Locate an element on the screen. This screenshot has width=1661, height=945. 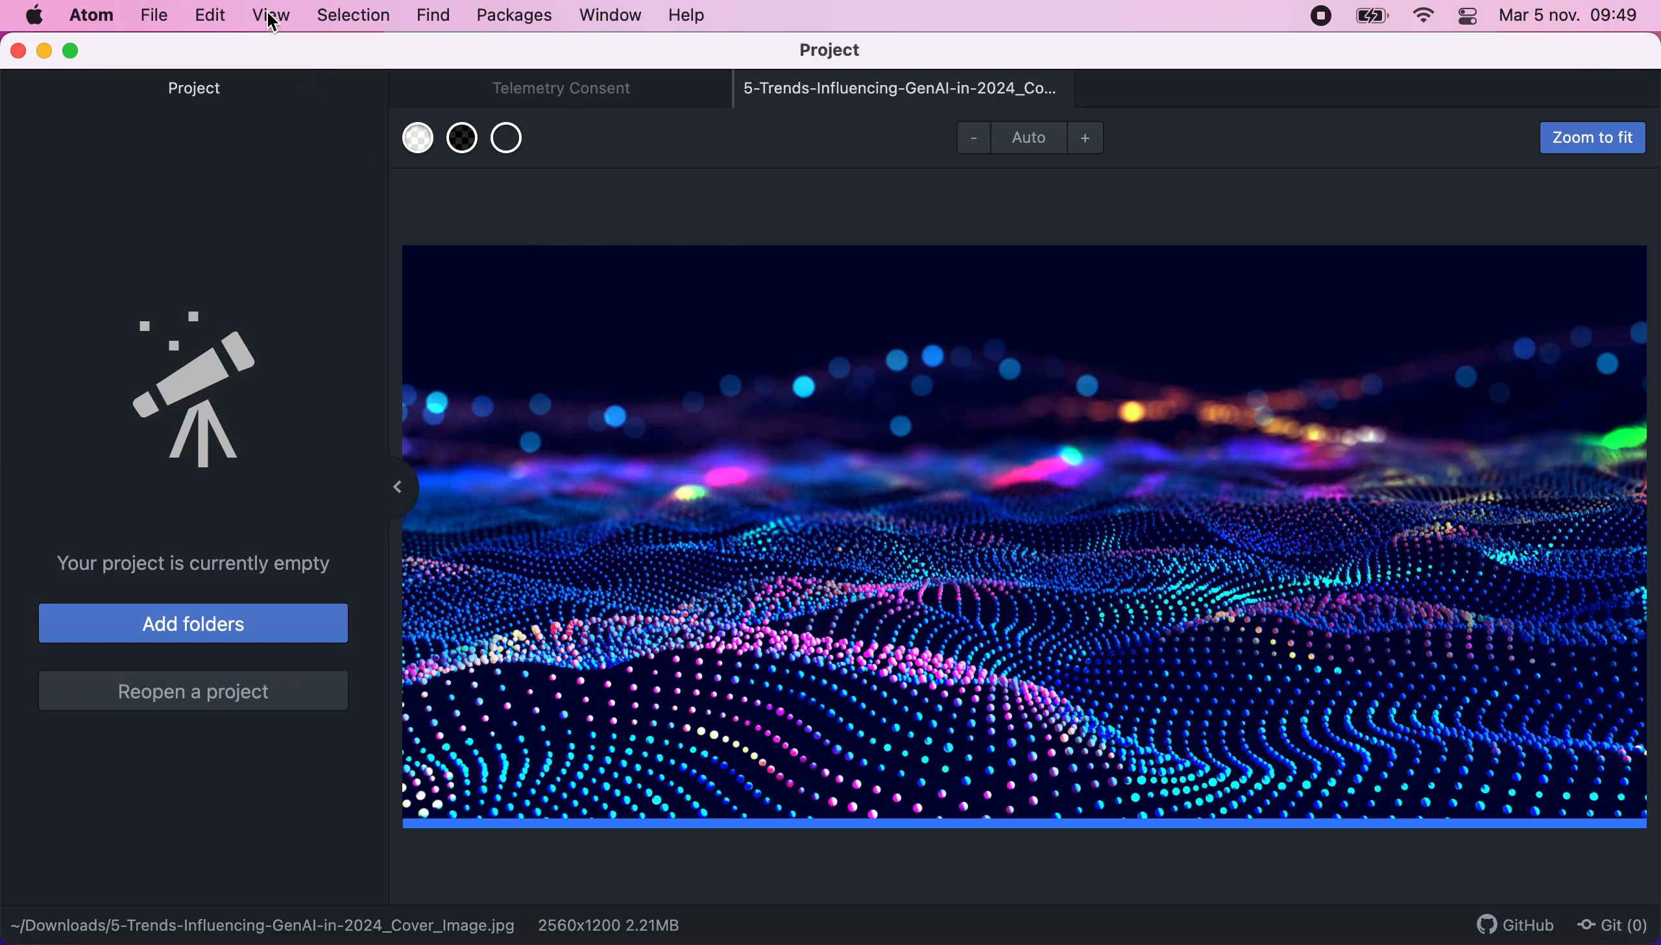
maximize is located at coordinates (81, 49).